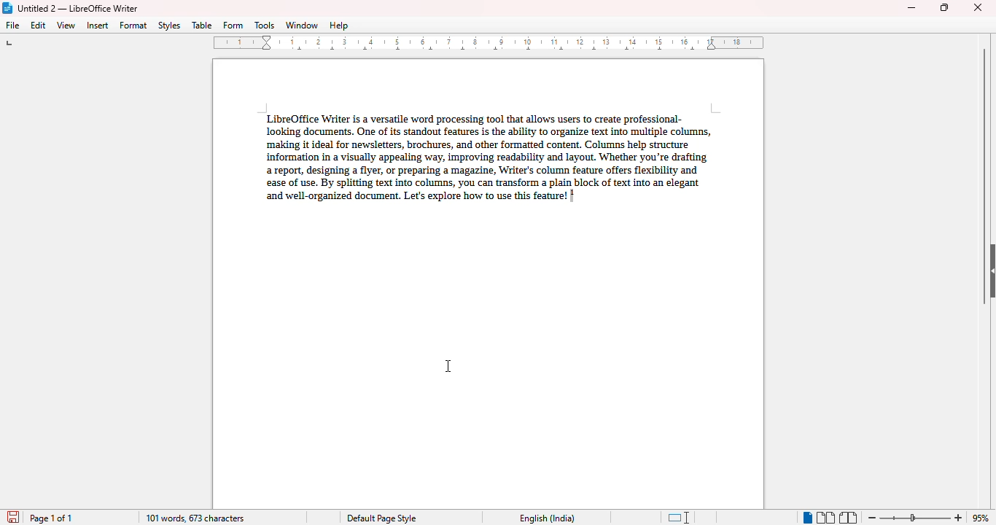 The image size is (996, 525). Describe the element at coordinates (826, 518) in the screenshot. I see `multi-page view` at that location.